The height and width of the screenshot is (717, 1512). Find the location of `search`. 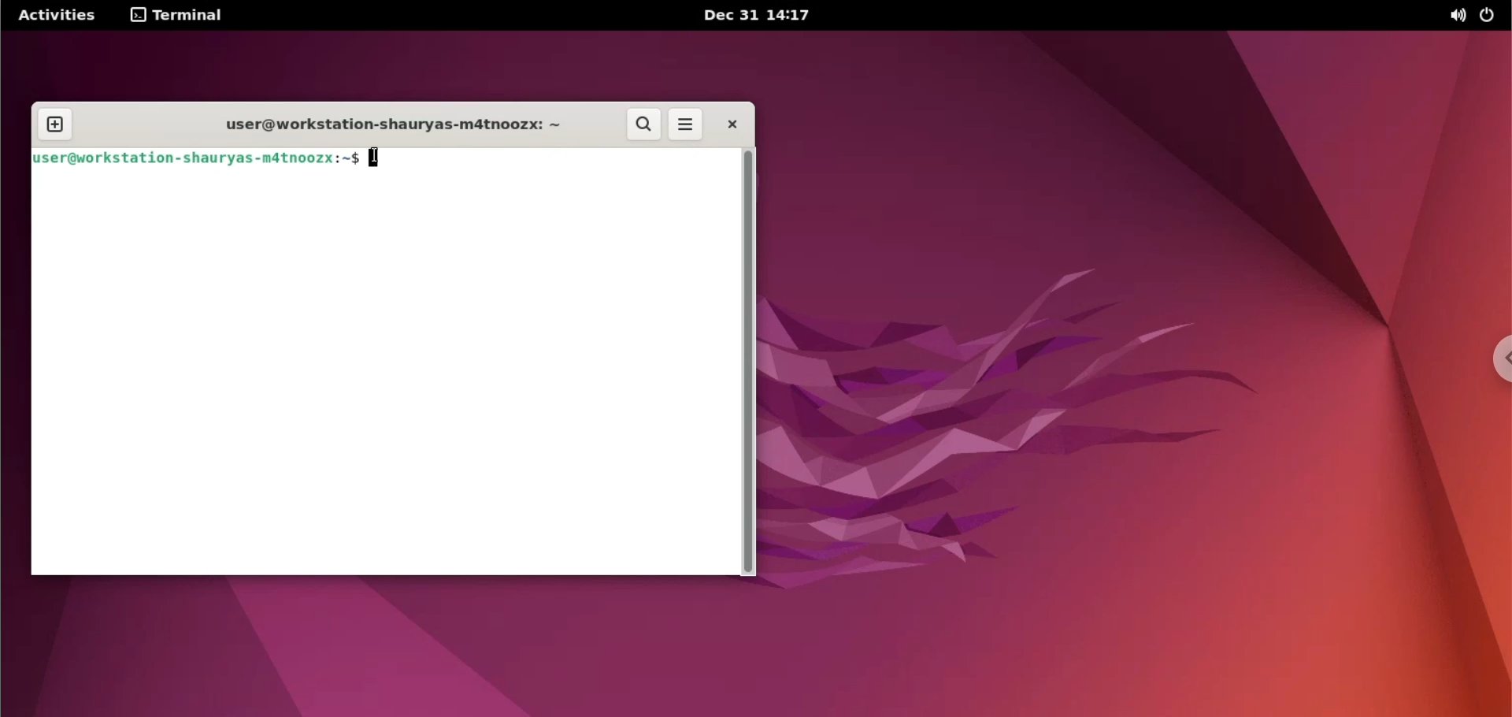

search is located at coordinates (642, 125).